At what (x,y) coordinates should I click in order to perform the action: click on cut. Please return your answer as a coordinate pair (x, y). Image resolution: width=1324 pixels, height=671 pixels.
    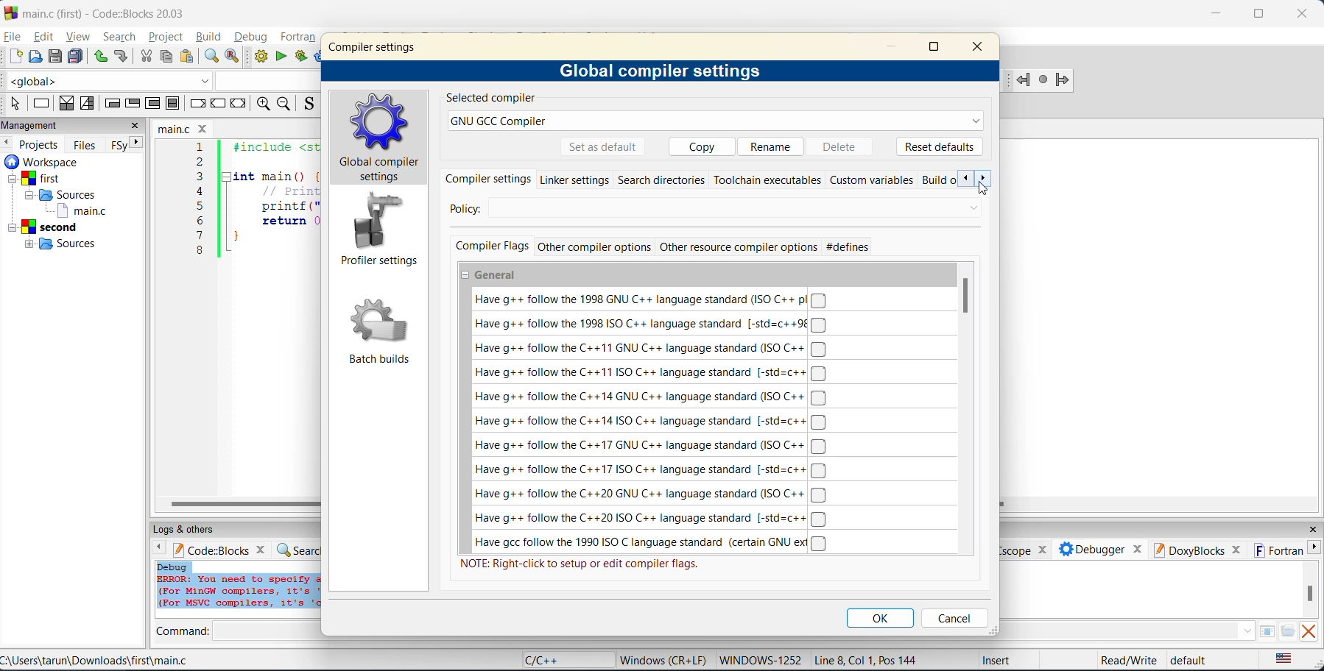
    Looking at the image, I should click on (147, 57).